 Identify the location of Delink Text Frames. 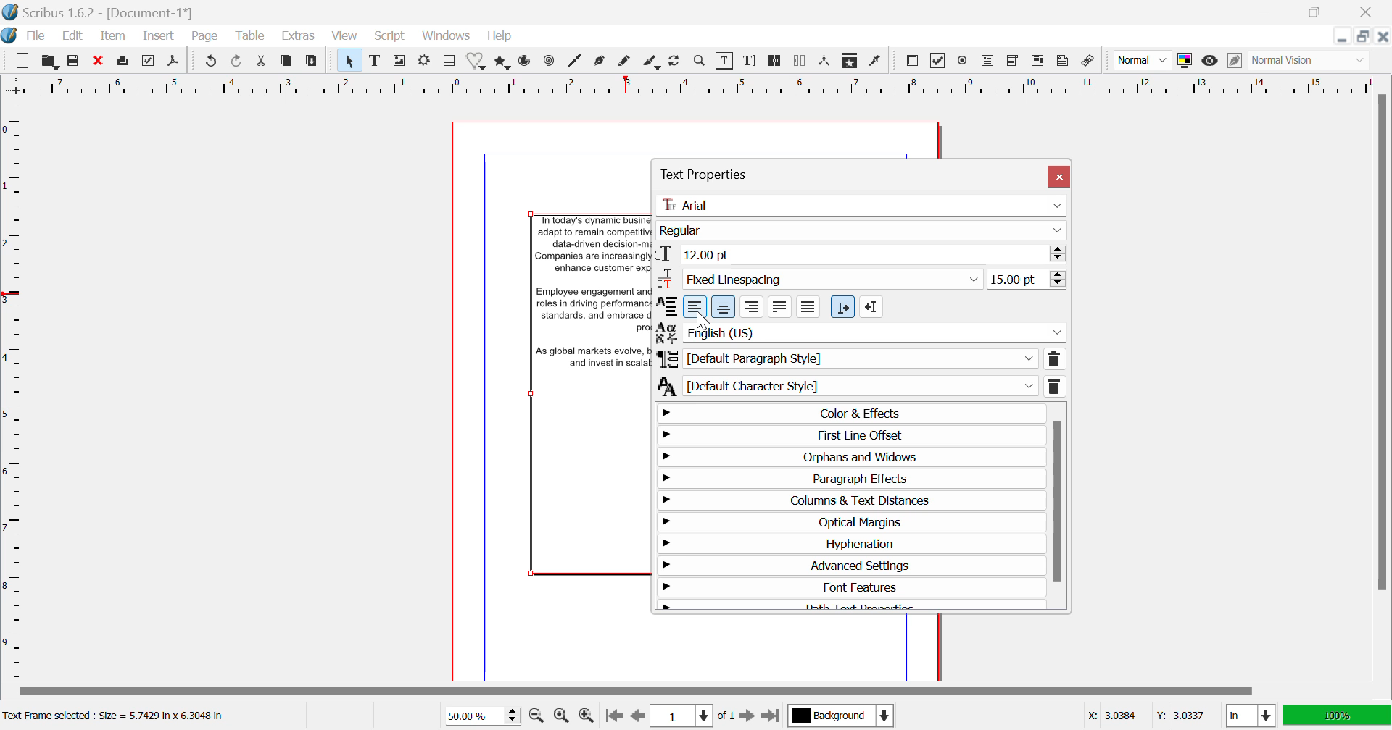
(801, 62).